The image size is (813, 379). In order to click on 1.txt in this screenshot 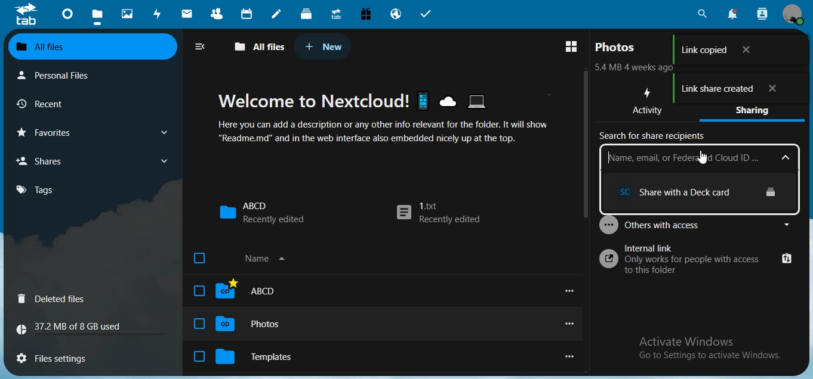, I will do `click(438, 214)`.